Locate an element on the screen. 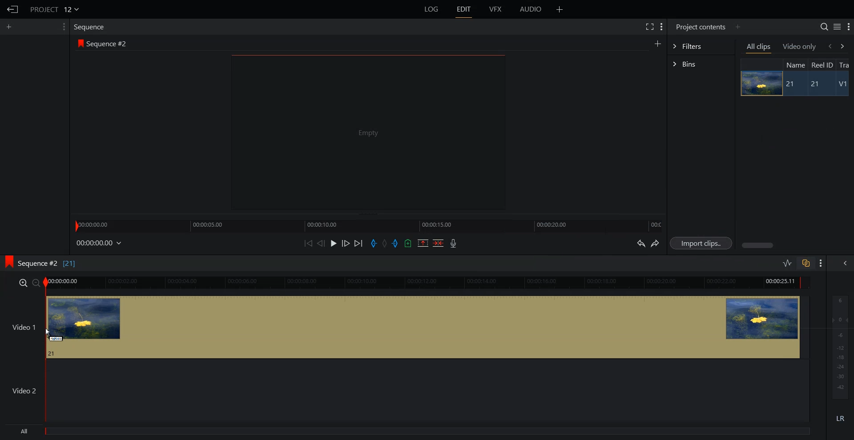  Sequence #2 [21] is located at coordinates (48, 264).